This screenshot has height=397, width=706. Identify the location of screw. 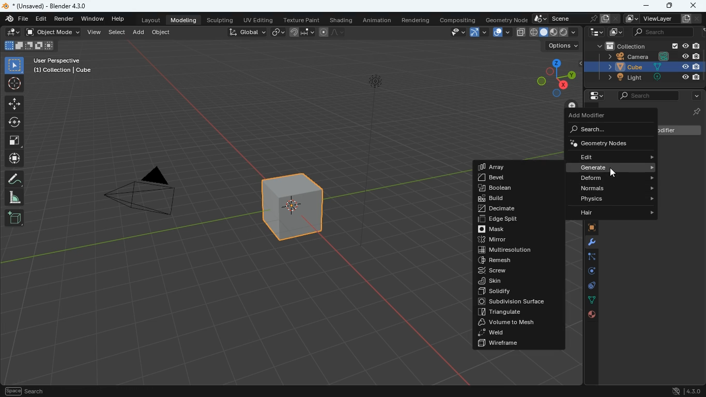
(515, 270).